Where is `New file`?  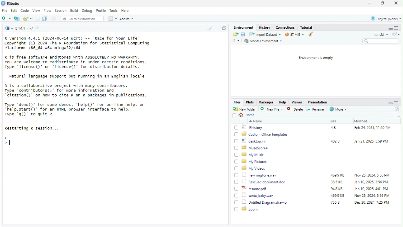
New file is located at coordinates (17, 18).